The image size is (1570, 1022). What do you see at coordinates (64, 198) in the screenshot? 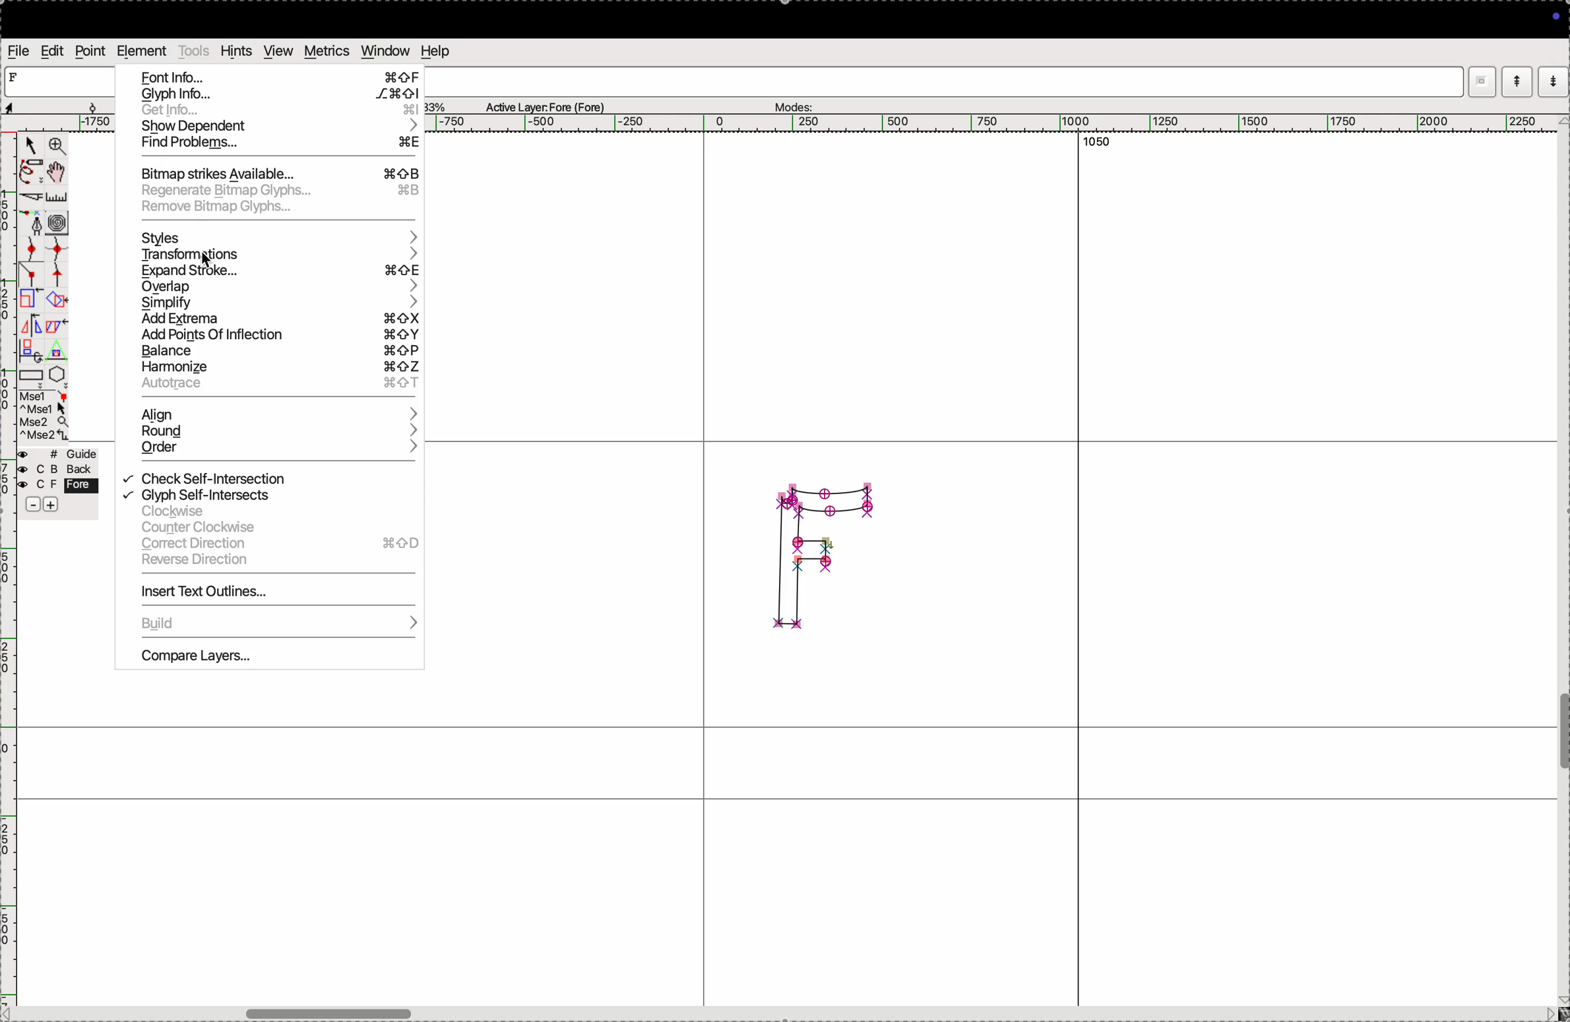
I see `ruler` at bounding box center [64, 198].